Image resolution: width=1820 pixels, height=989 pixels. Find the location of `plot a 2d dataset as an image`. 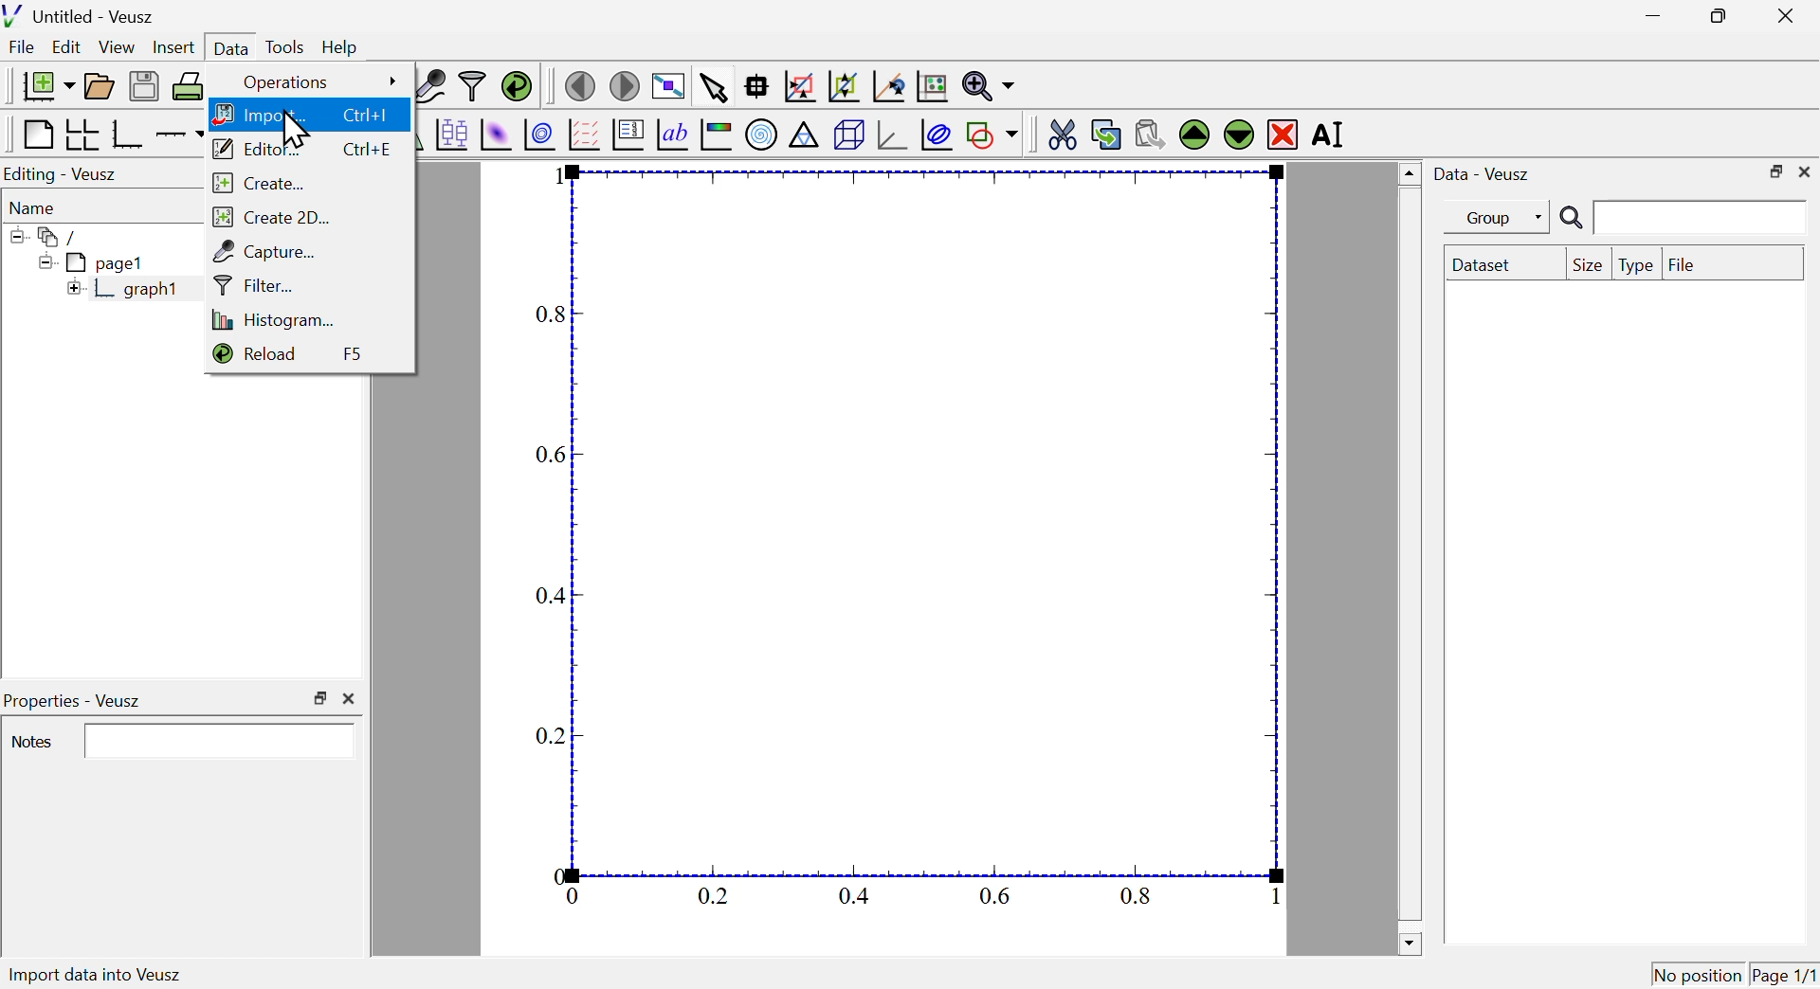

plot a 2d dataset as an image is located at coordinates (497, 134).